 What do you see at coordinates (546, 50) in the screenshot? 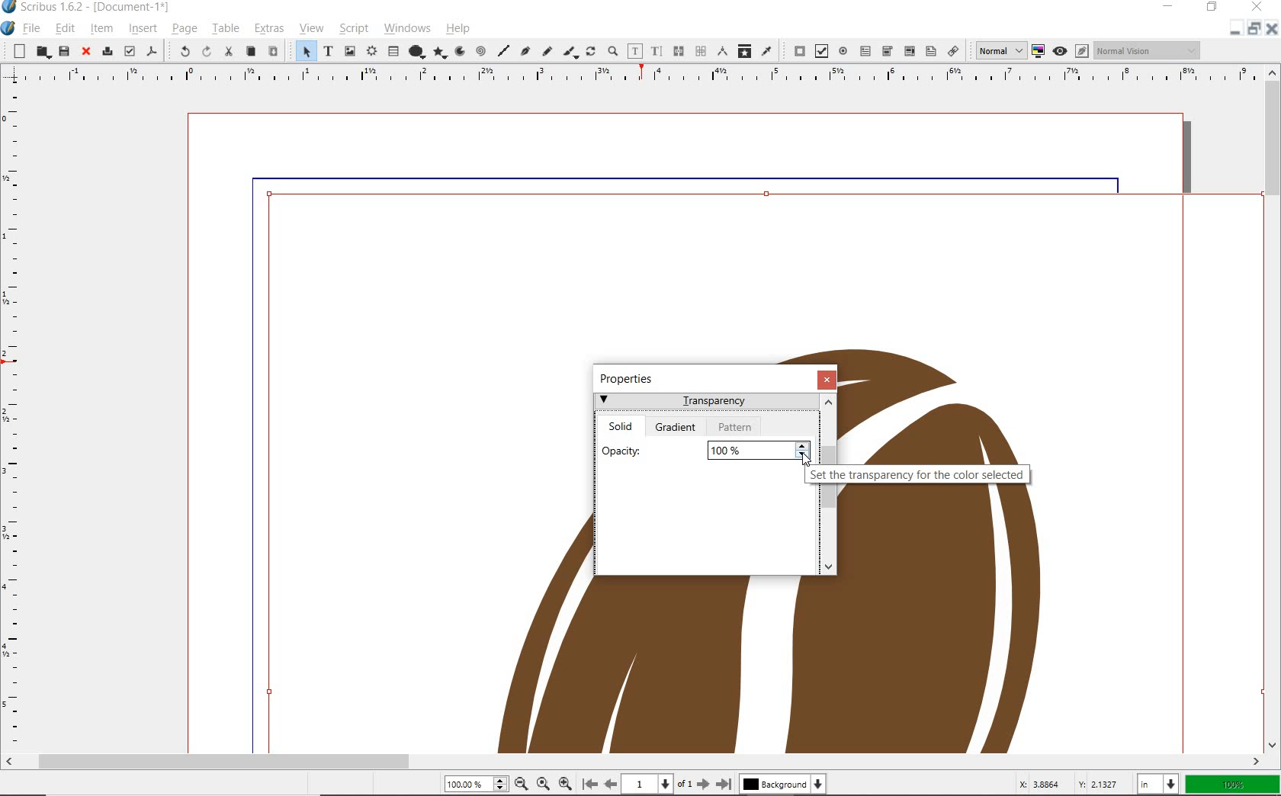
I see `freehand line` at bounding box center [546, 50].